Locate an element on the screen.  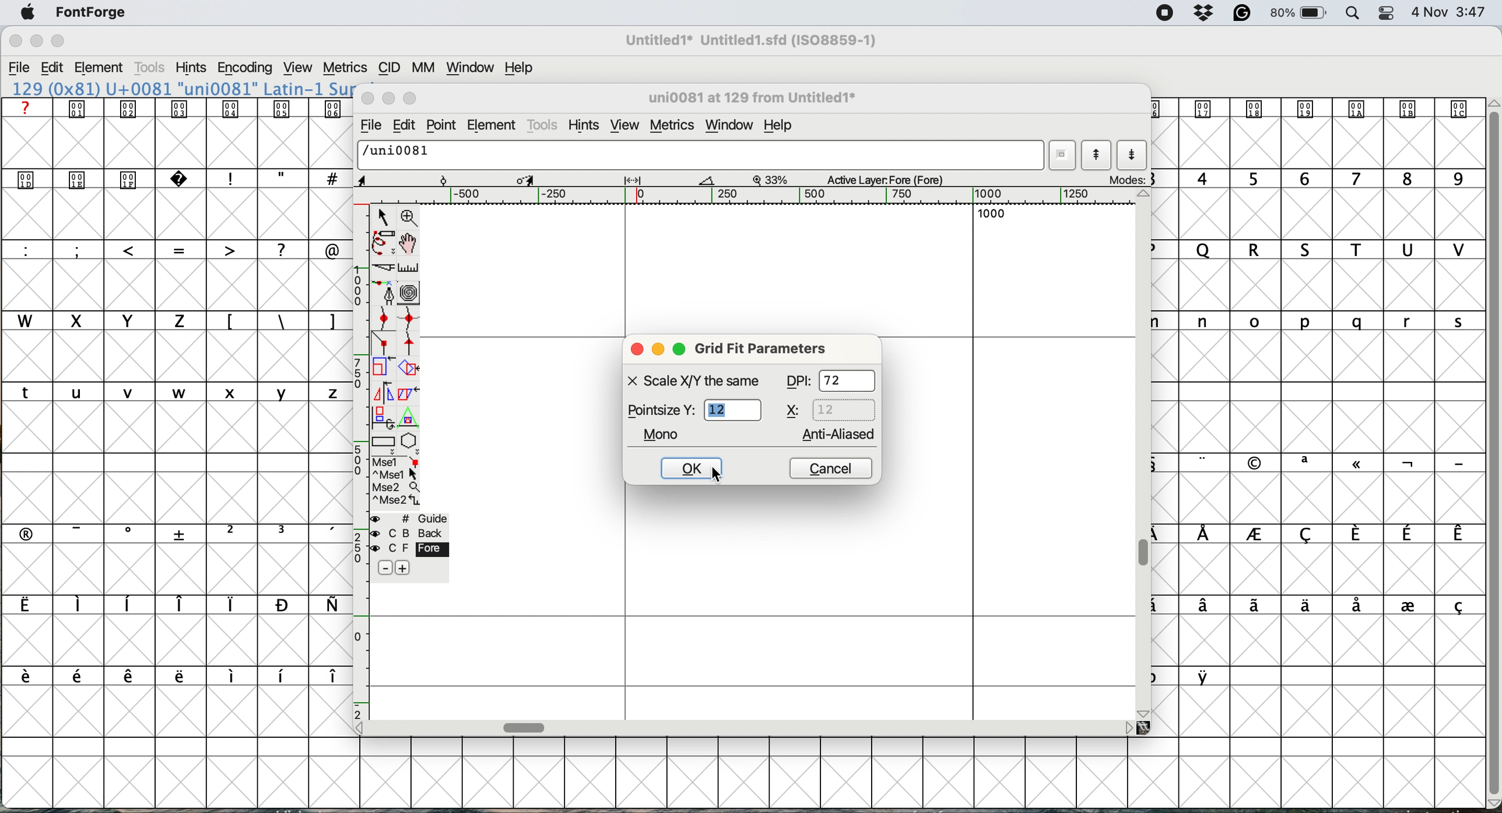
C B back is located at coordinates (413, 533).